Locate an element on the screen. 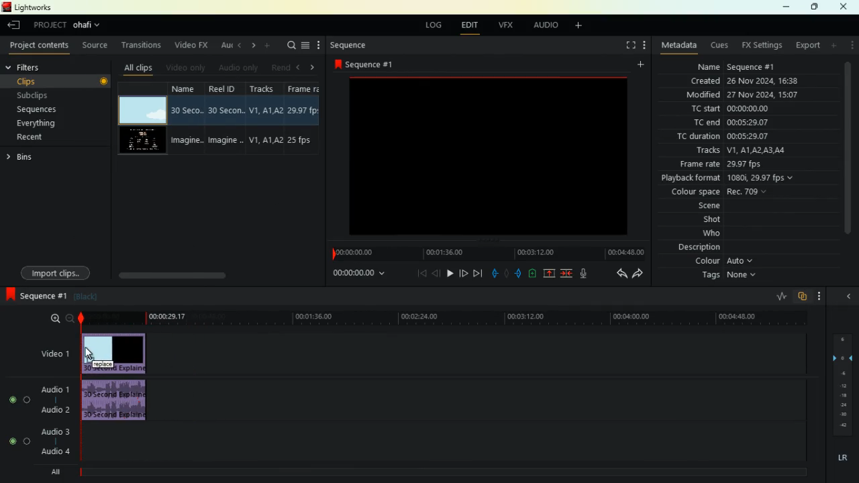 The width and height of the screenshot is (859, 483). import clips is located at coordinates (52, 272).